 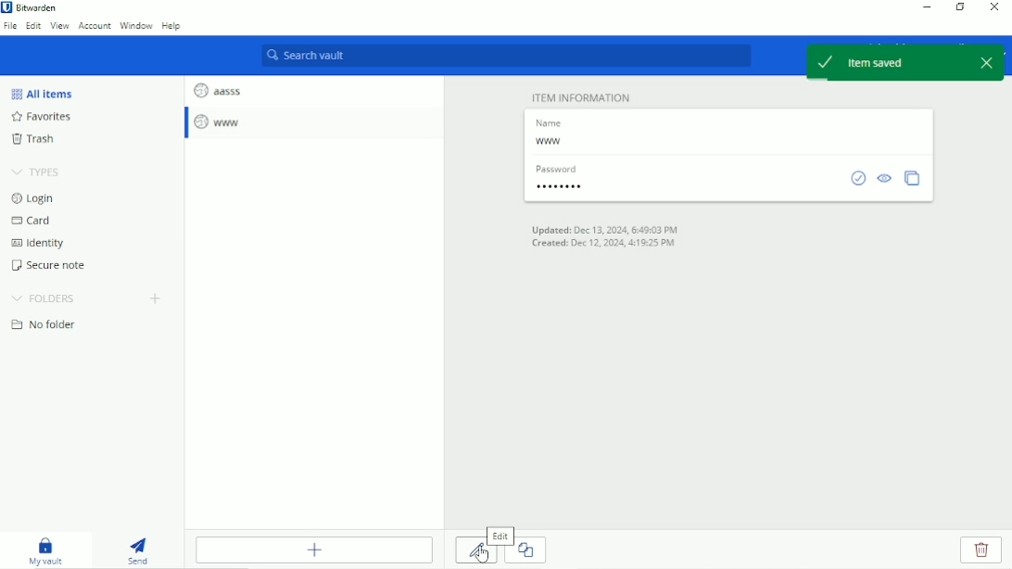 What do you see at coordinates (39, 171) in the screenshot?
I see `Types` at bounding box center [39, 171].